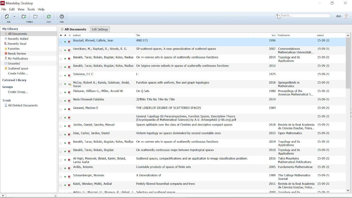 The width and height of the screenshot is (352, 198). Describe the element at coordinates (4, 9) in the screenshot. I see `File` at that location.